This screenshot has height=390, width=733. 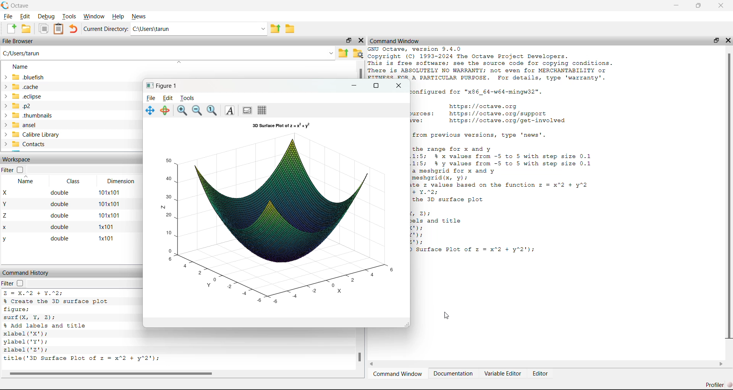 I want to click on y double x101, so click(x=60, y=239).